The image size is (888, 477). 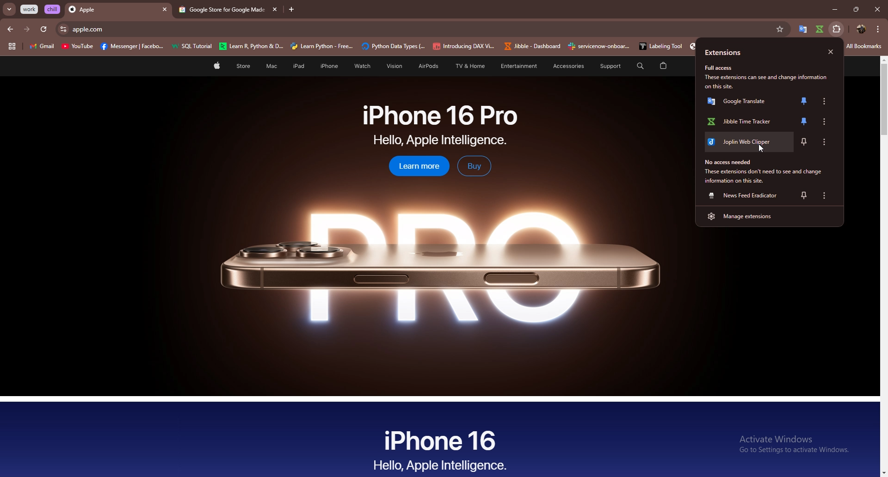 What do you see at coordinates (769, 82) in the screenshot?
I see `These extensions can see and change information
an this sila.` at bounding box center [769, 82].